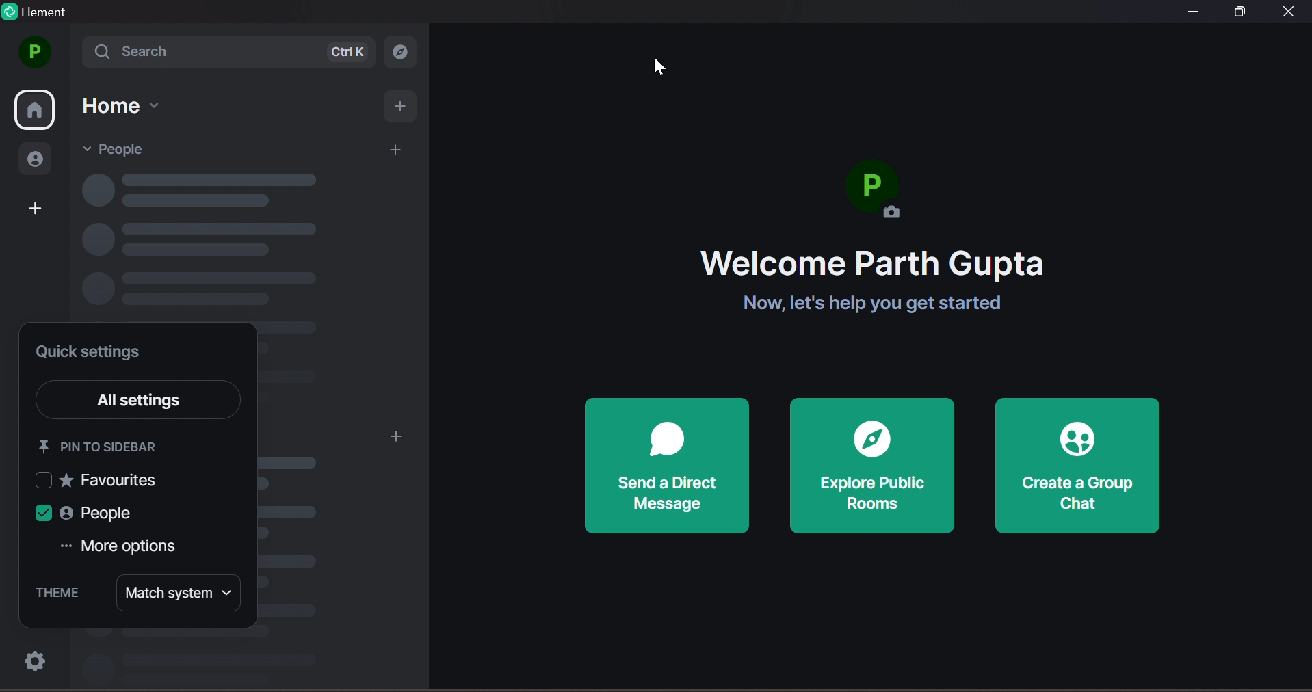 Image resolution: width=1312 pixels, height=692 pixels. I want to click on All settings, so click(157, 401).